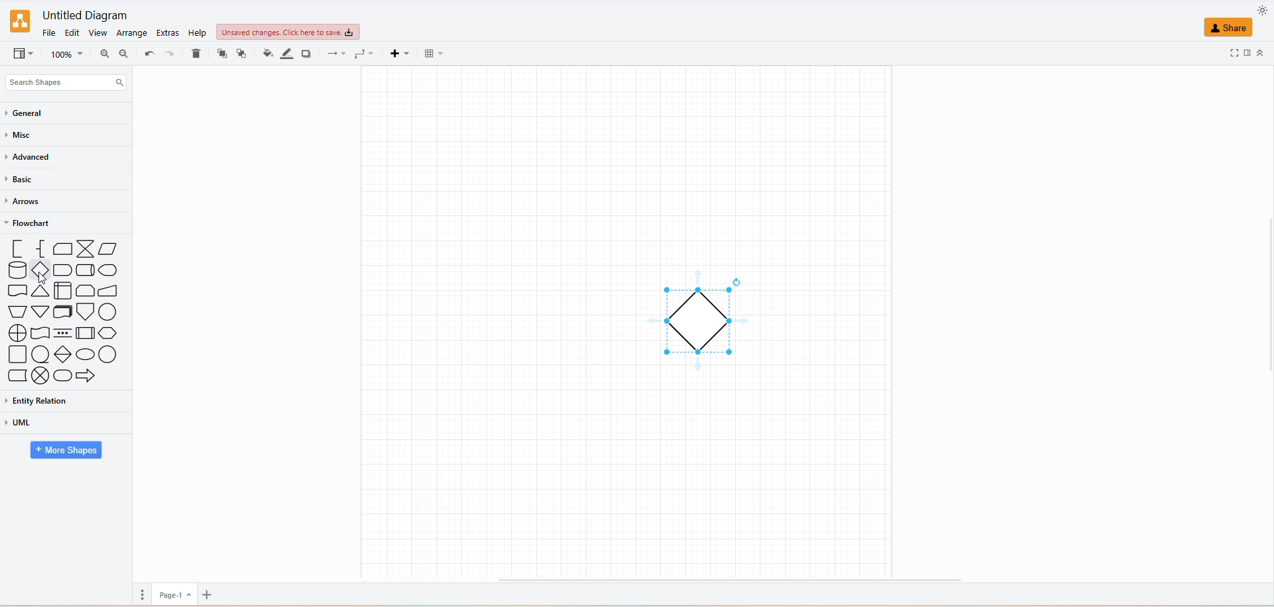 The height and width of the screenshot is (607, 1274). I want to click on cursor, so click(41, 278).